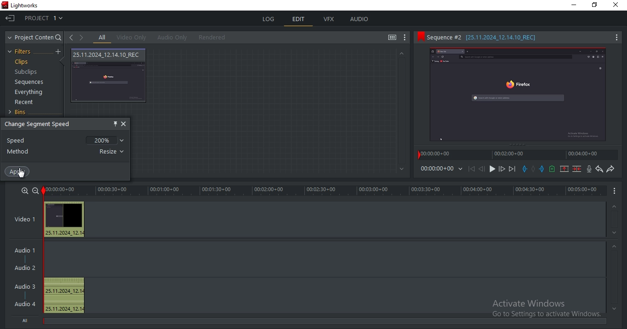  Describe the element at coordinates (71, 38) in the screenshot. I see `open previous clip` at that location.